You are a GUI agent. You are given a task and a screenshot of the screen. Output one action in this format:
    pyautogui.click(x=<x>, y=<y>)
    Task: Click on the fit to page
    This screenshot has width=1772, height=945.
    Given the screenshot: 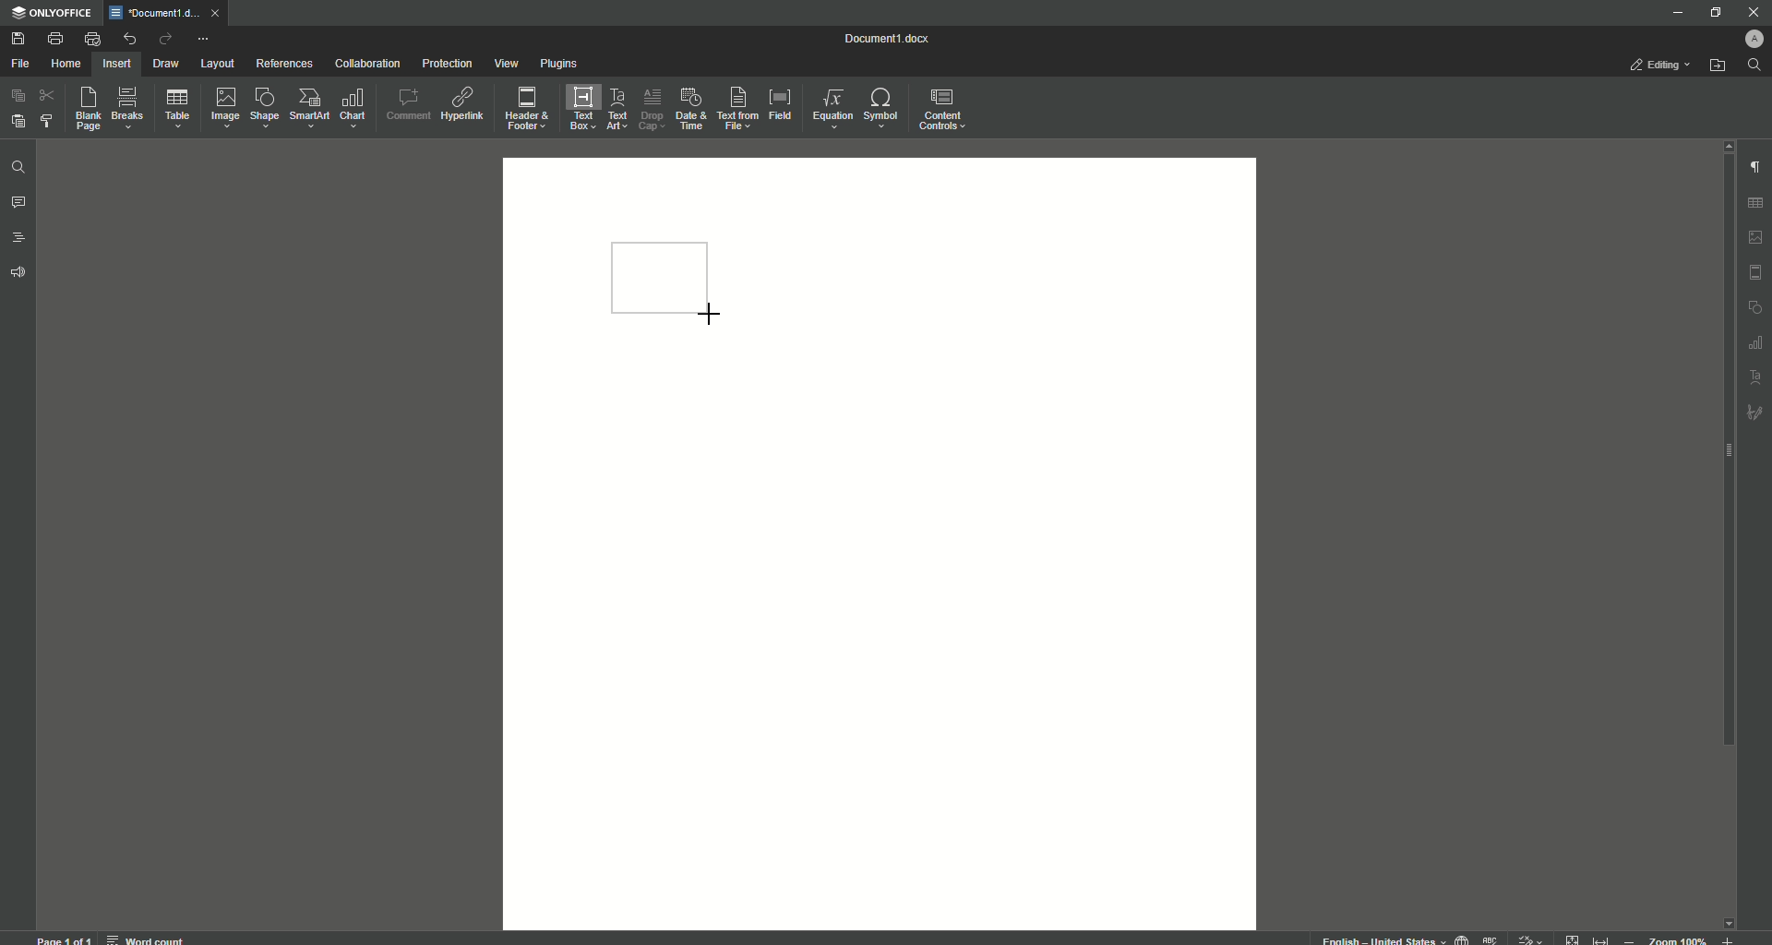 What is the action you would take?
    pyautogui.click(x=1574, y=939)
    